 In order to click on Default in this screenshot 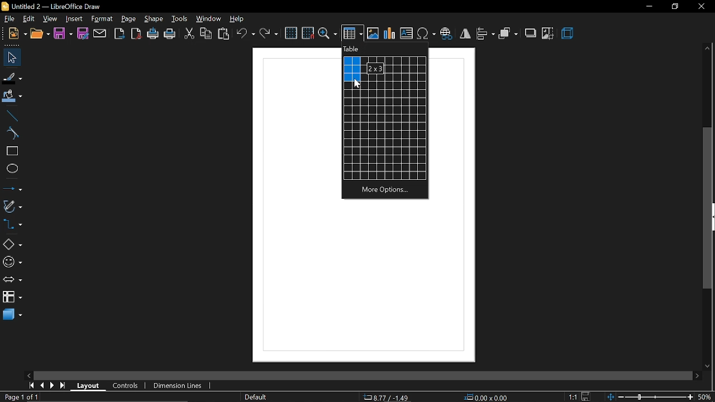, I will do `click(256, 396)`.